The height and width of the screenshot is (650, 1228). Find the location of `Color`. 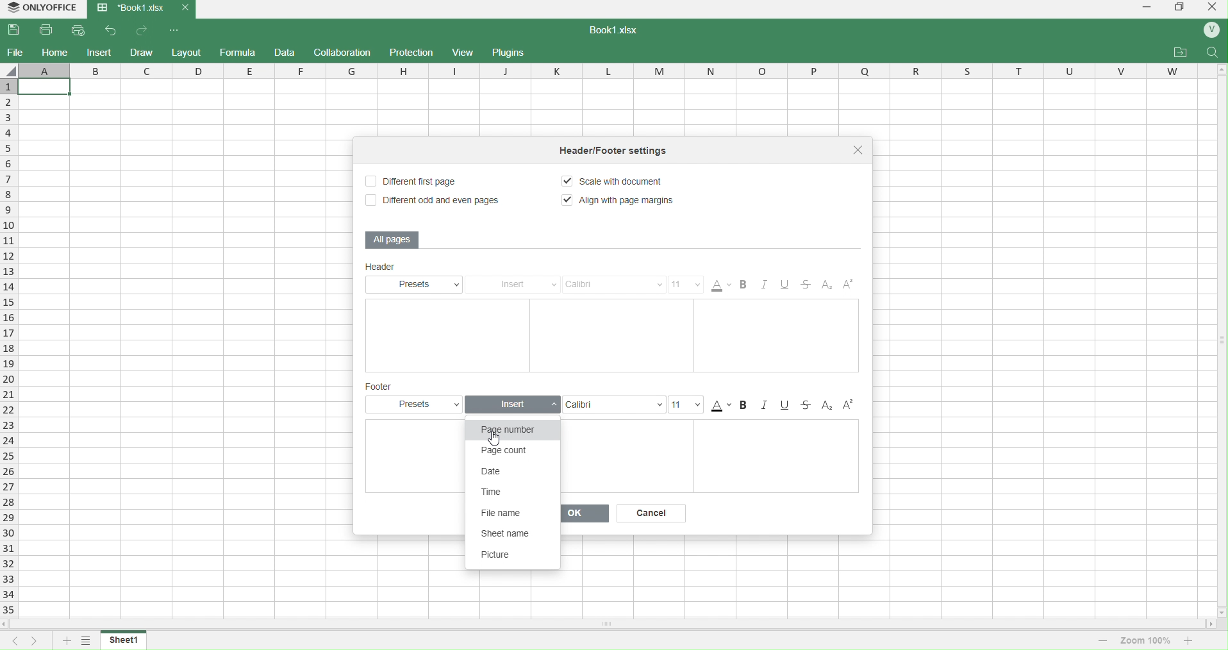

Color is located at coordinates (721, 405).